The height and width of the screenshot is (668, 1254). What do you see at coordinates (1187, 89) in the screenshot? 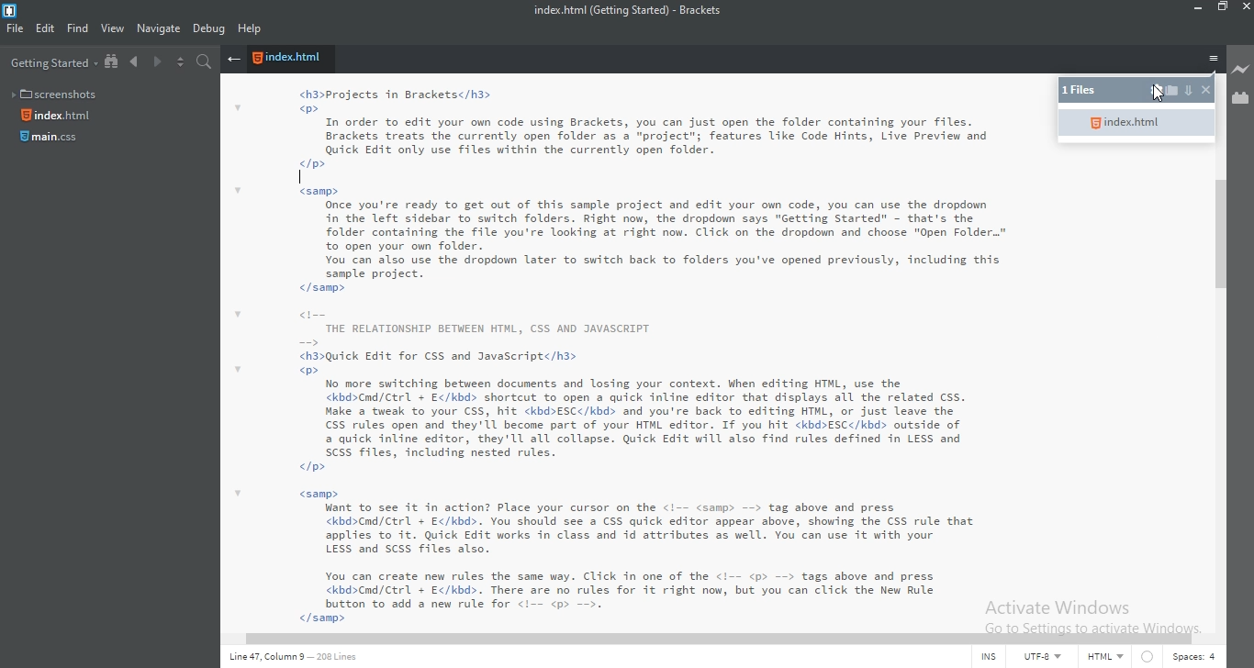
I see `down` at bounding box center [1187, 89].